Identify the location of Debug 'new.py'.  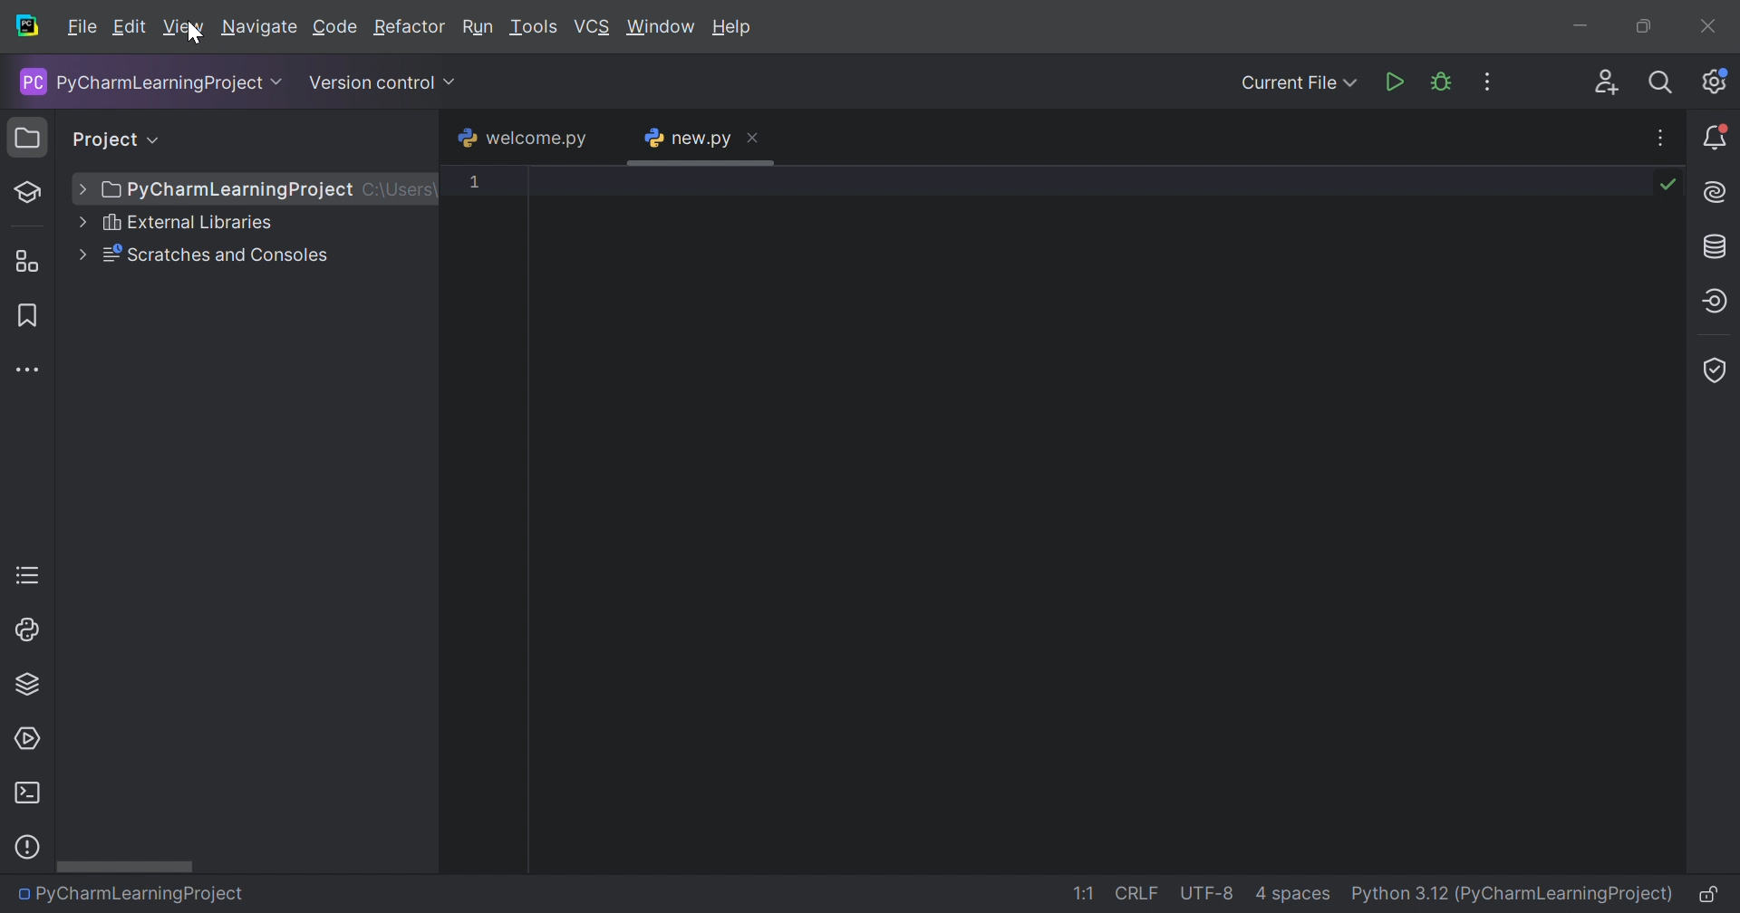
(1439, 82).